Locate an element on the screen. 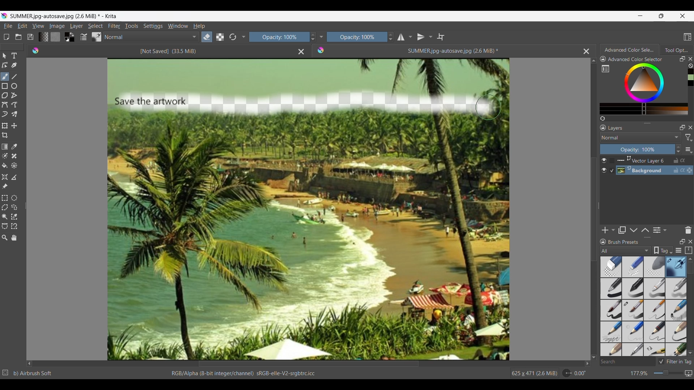 The image size is (694, 390). Opacity 100% is located at coordinates (357, 37).